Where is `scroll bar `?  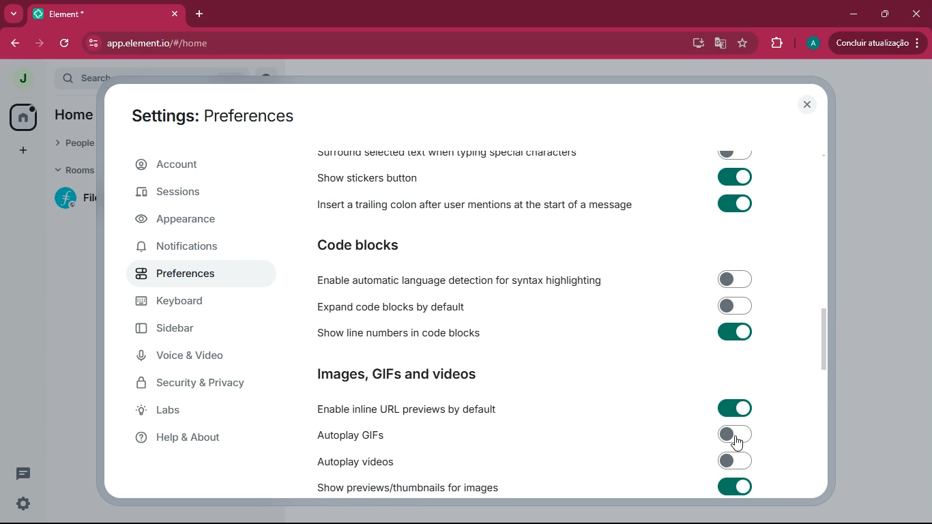 scroll bar  is located at coordinates (828, 336).